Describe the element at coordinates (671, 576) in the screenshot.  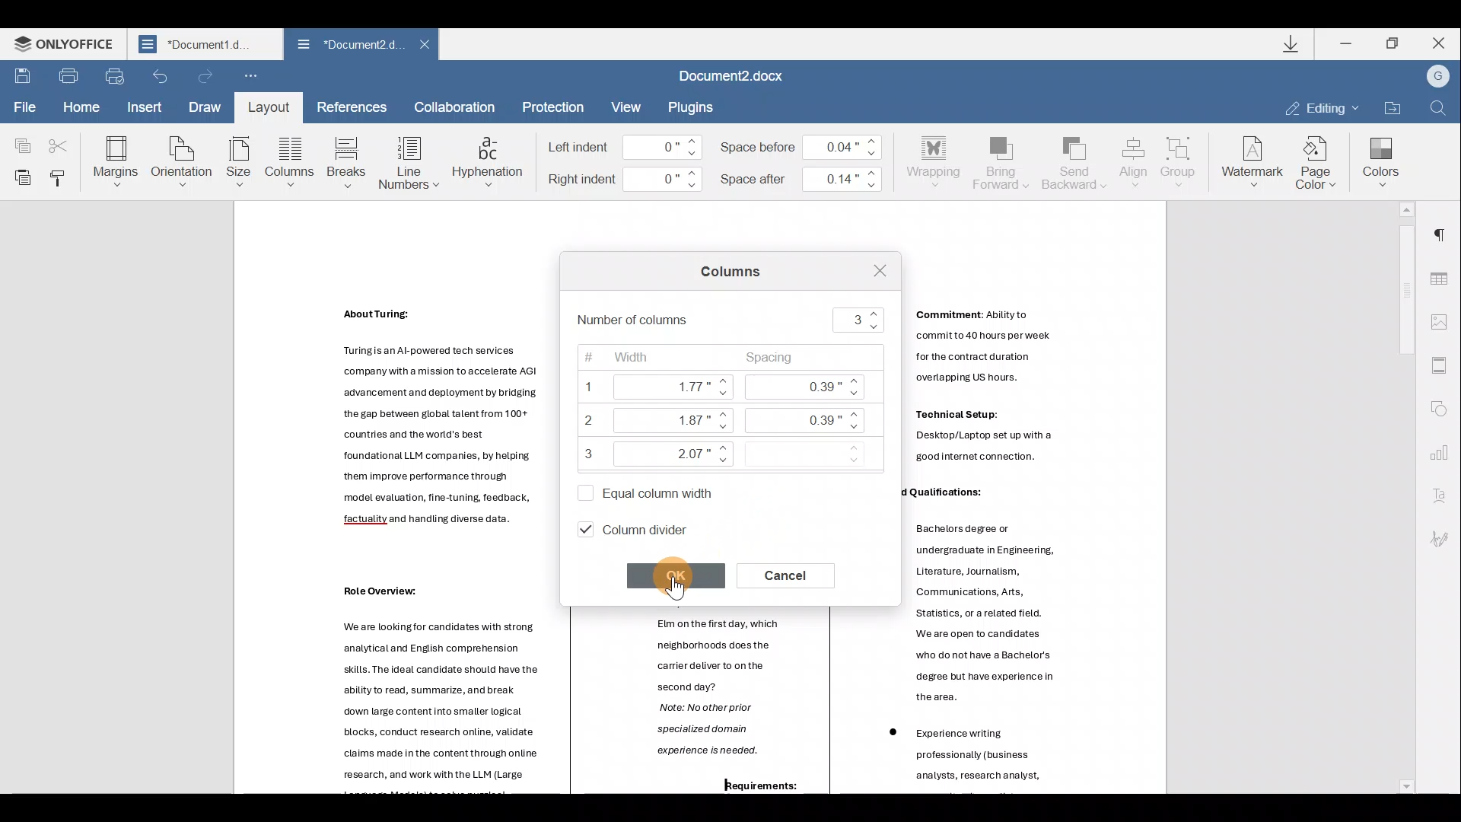
I see `Cursor` at that location.